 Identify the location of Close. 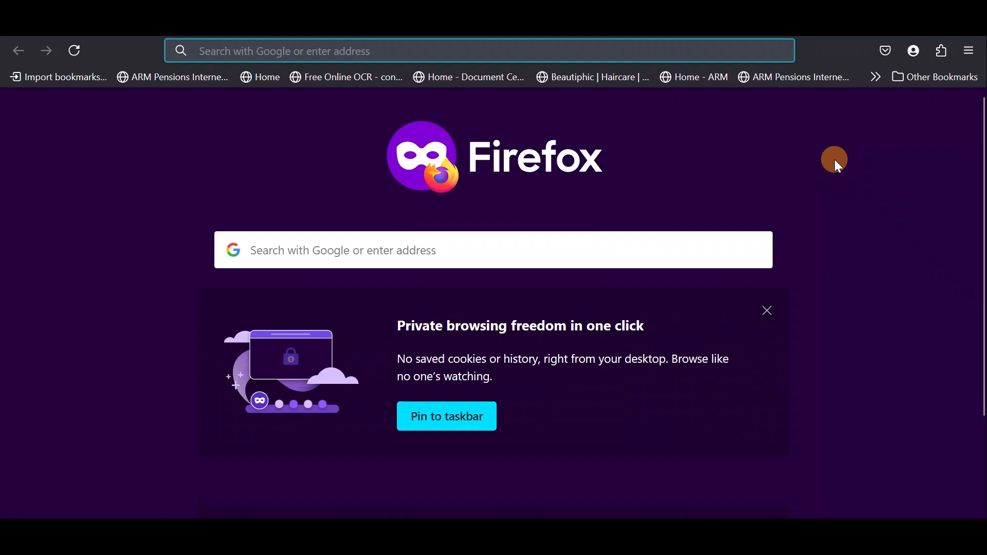
(767, 310).